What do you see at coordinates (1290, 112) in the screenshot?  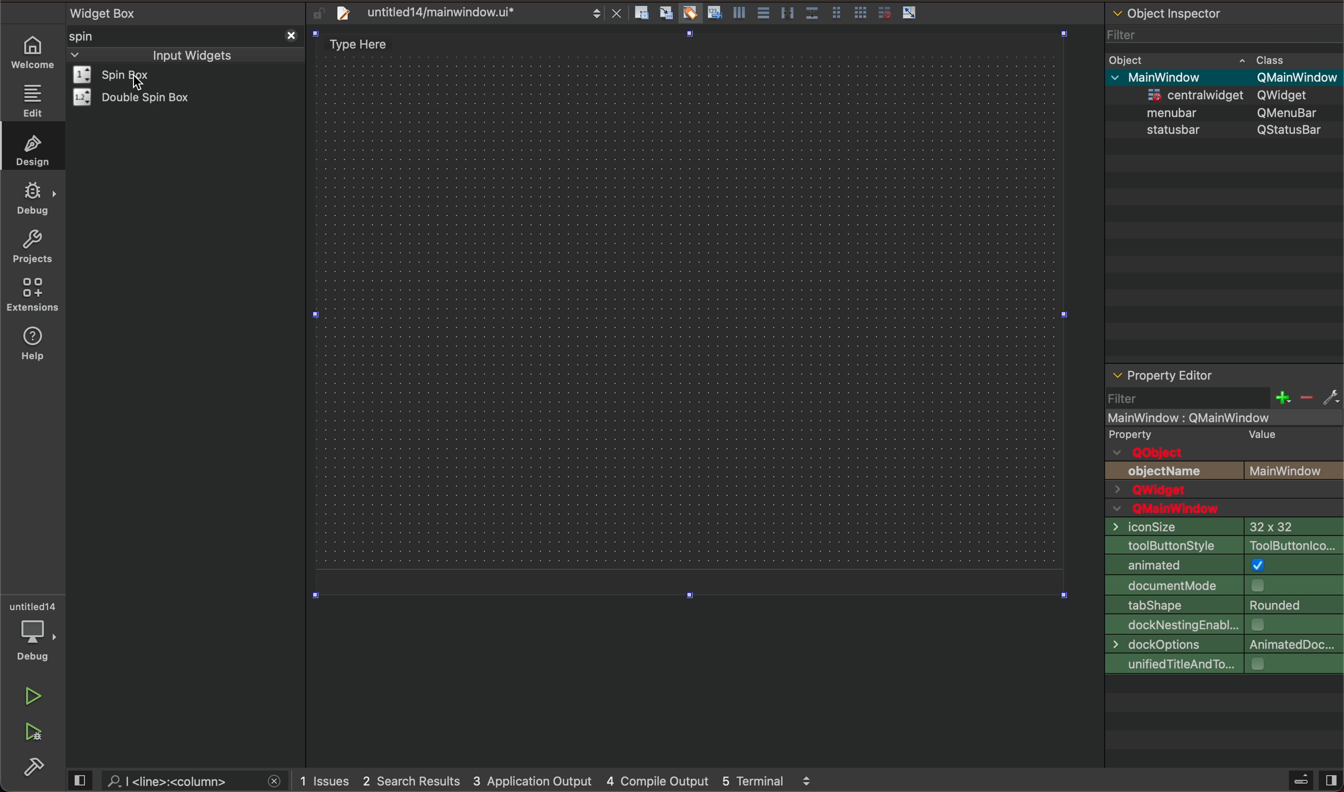 I see `` at bounding box center [1290, 112].